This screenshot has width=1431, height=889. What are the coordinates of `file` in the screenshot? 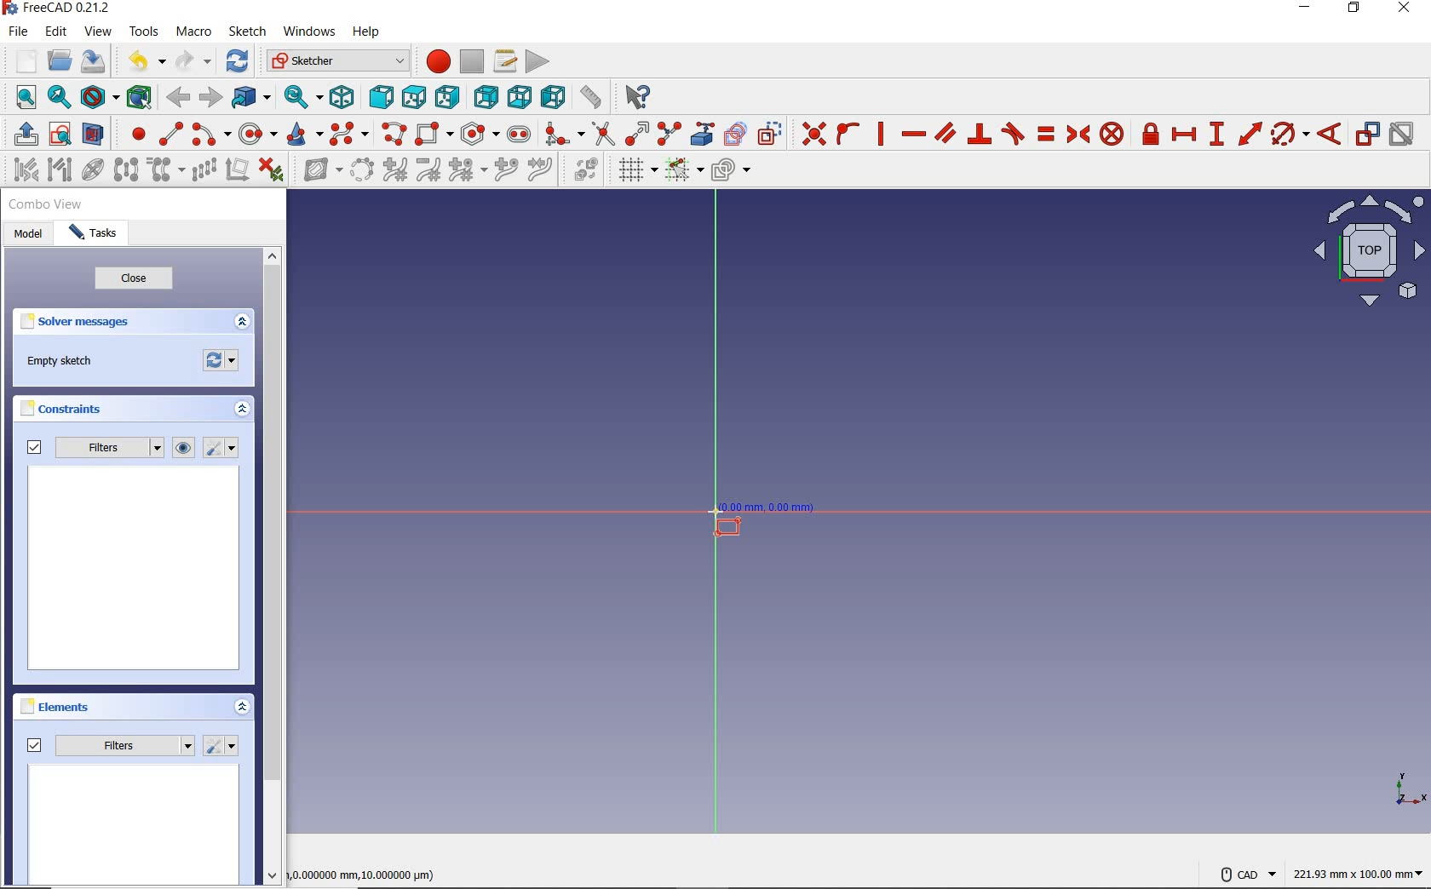 It's located at (19, 32).